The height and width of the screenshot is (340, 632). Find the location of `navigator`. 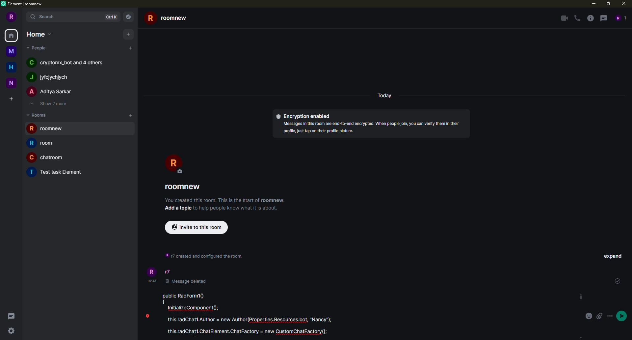

navigator is located at coordinates (128, 16).